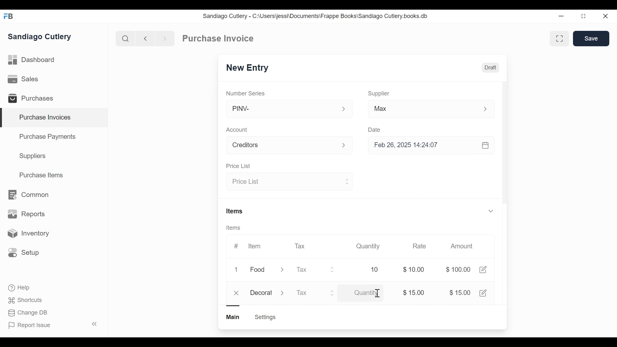  Describe the element at coordinates (237, 293) in the screenshot. I see `close` at that location.